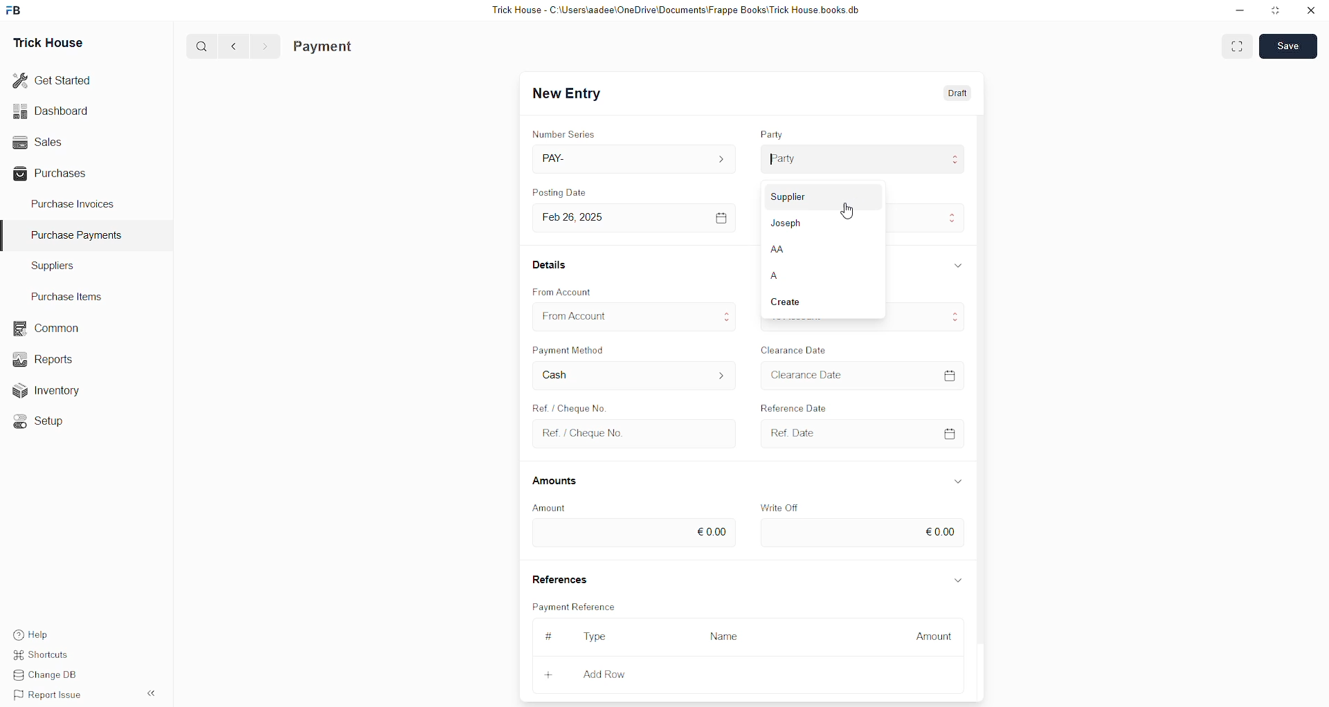  What do you see at coordinates (574, 606) in the screenshot?
I see `Payment Reference` at bounding box center [574, 606].